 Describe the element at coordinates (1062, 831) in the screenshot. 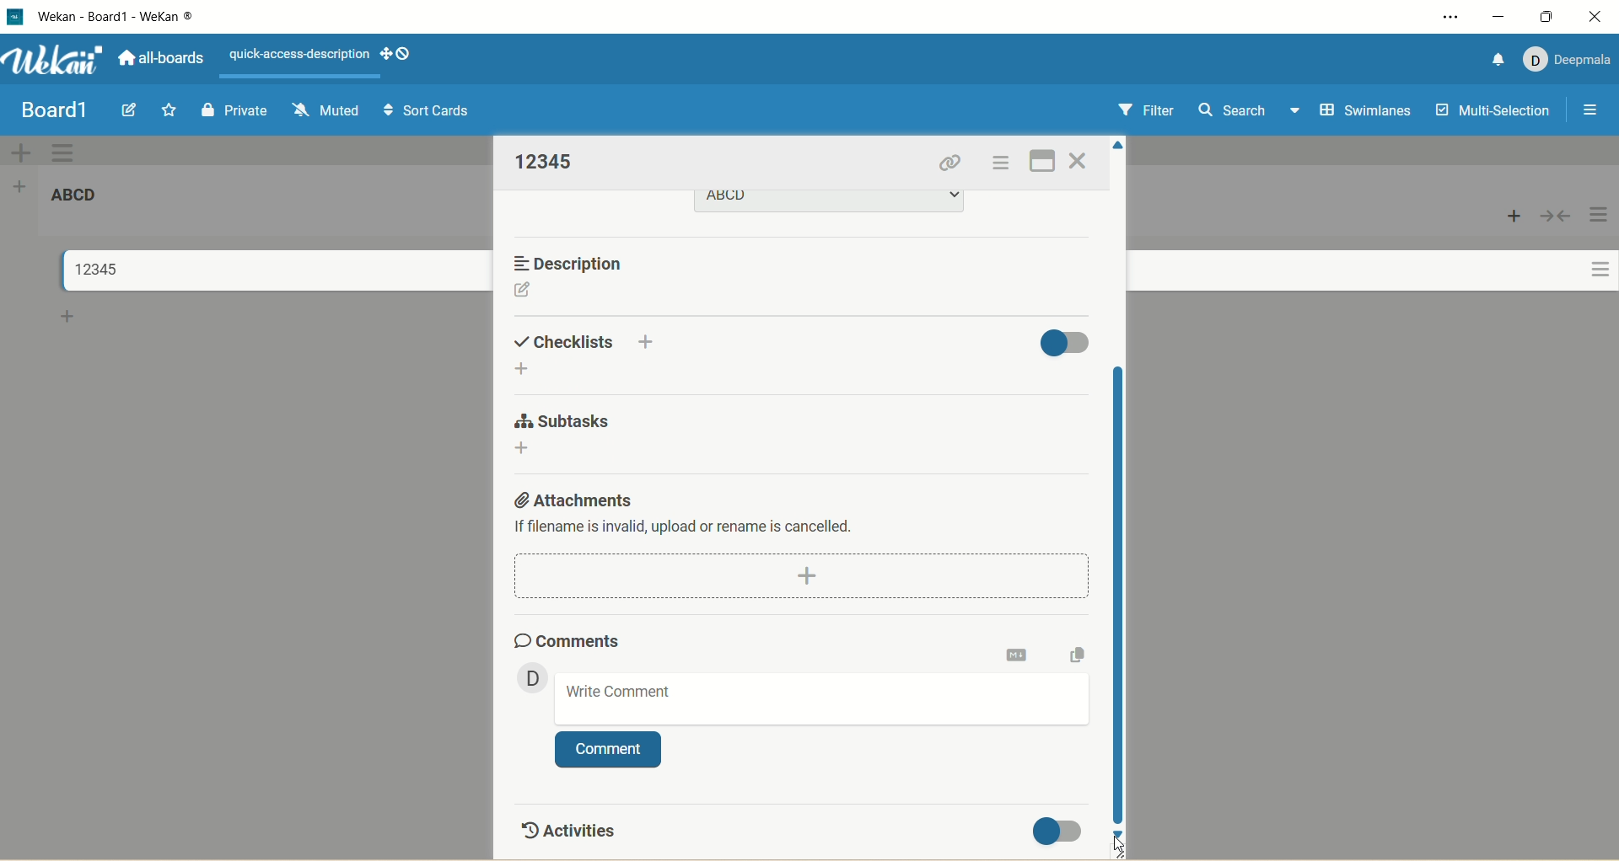

I see `toggle` at that location.